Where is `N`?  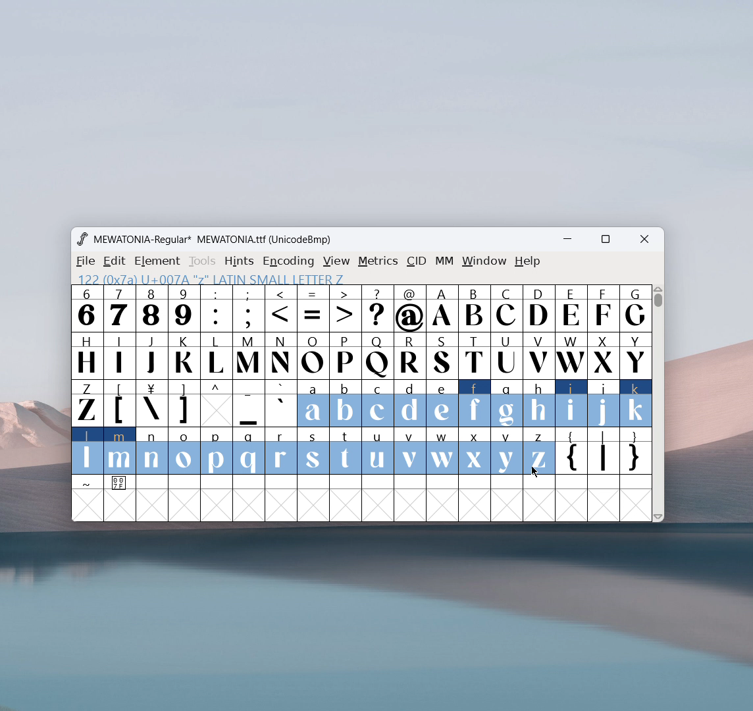 N is located at coordinates (281, 355).